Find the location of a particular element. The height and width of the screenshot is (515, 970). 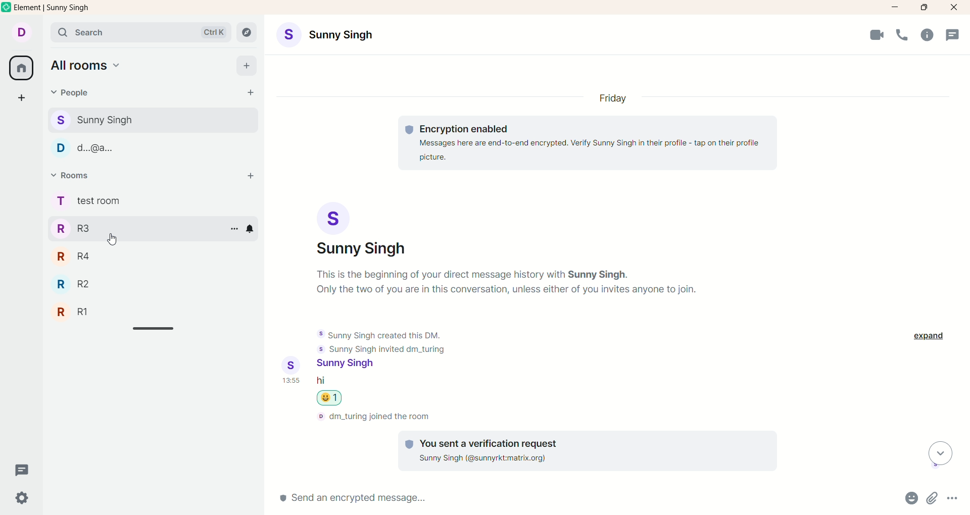

add is located at coordinates (248, 67).